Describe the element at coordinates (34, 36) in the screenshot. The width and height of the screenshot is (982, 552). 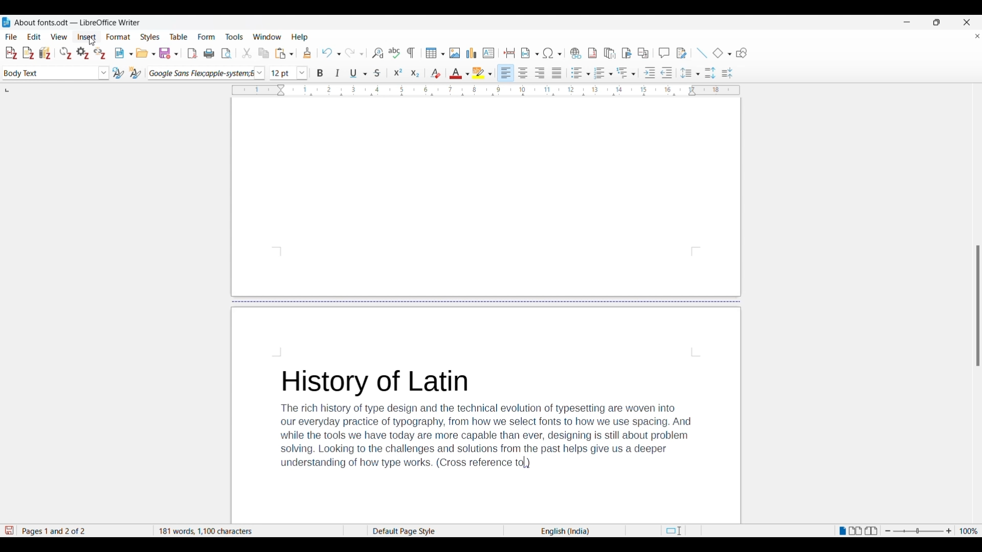
I see `Edit menu` at that location.